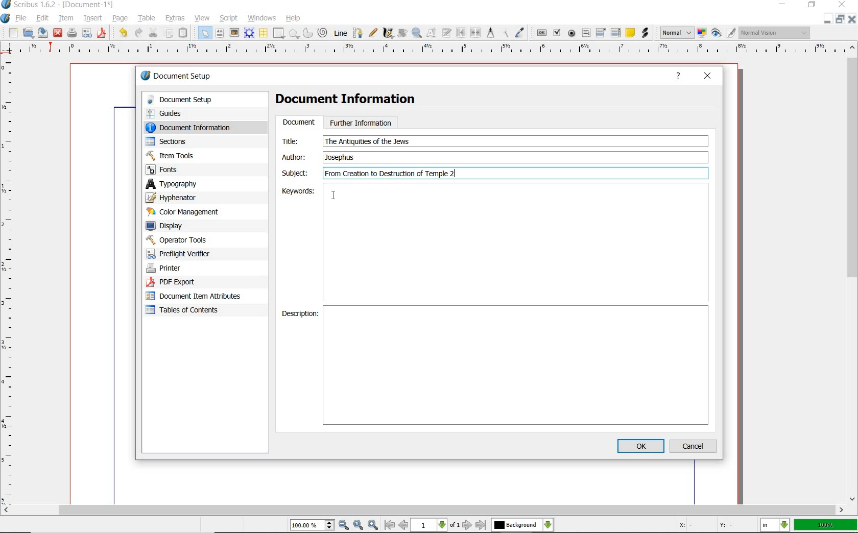 This screenshot has width=858, height=533. What do you see at coordinates (775, 32) in the screenshot?
I see `visual appearance of the display` at bounding box center [775, 32].